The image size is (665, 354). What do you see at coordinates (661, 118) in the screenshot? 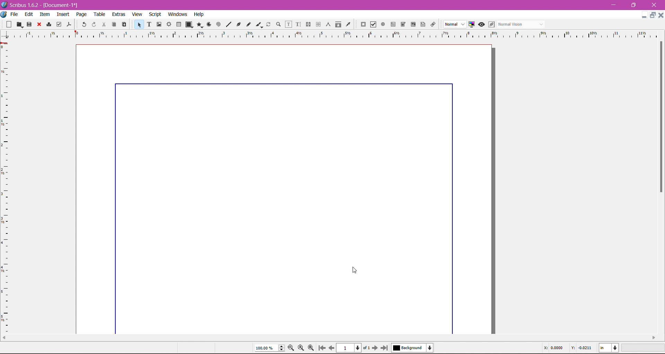
I see `Vertical Scroll Bar` at bounding box center [661, 118].